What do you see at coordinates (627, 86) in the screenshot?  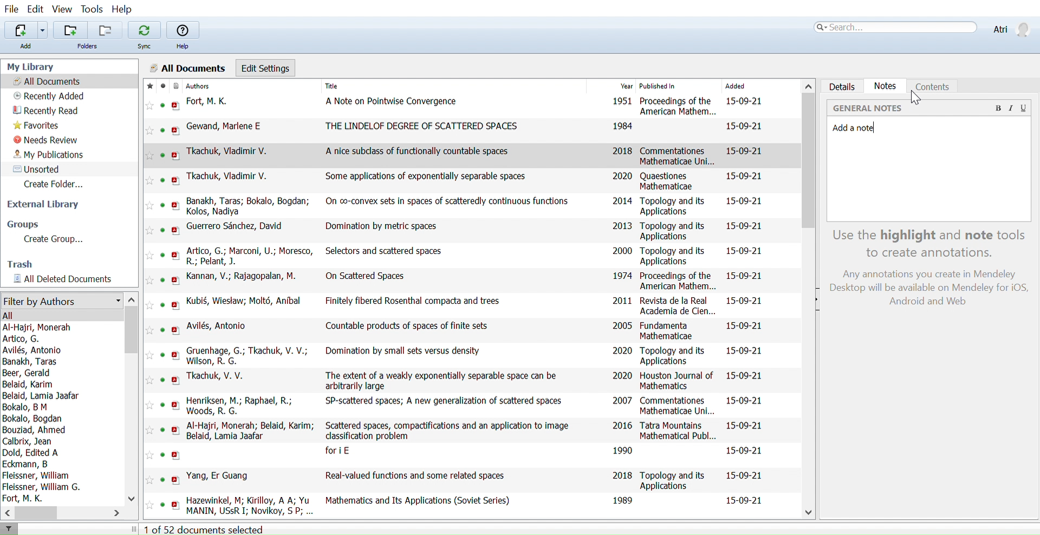 I see `Year` at bounding box center [627, 86].